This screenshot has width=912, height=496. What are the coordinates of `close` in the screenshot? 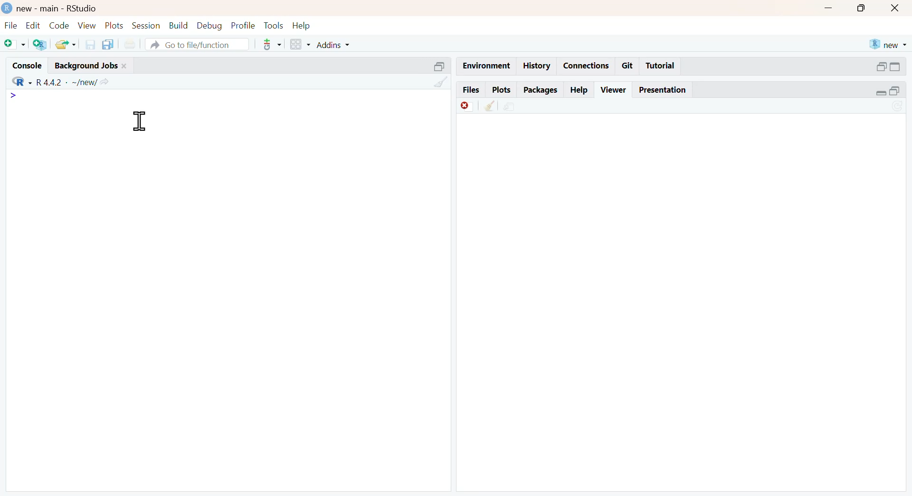 It's located at (125, 66).